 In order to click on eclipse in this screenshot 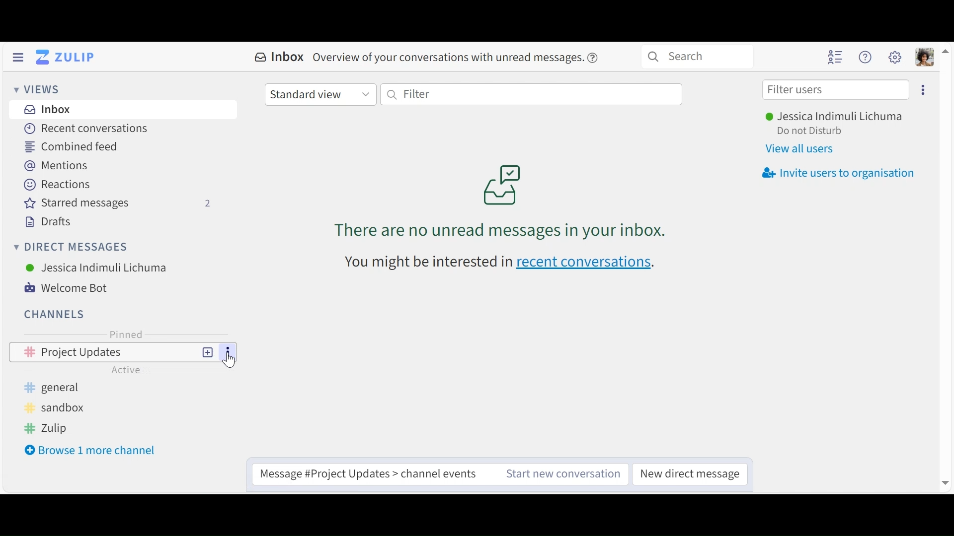, I will do `click(924, 90)`.